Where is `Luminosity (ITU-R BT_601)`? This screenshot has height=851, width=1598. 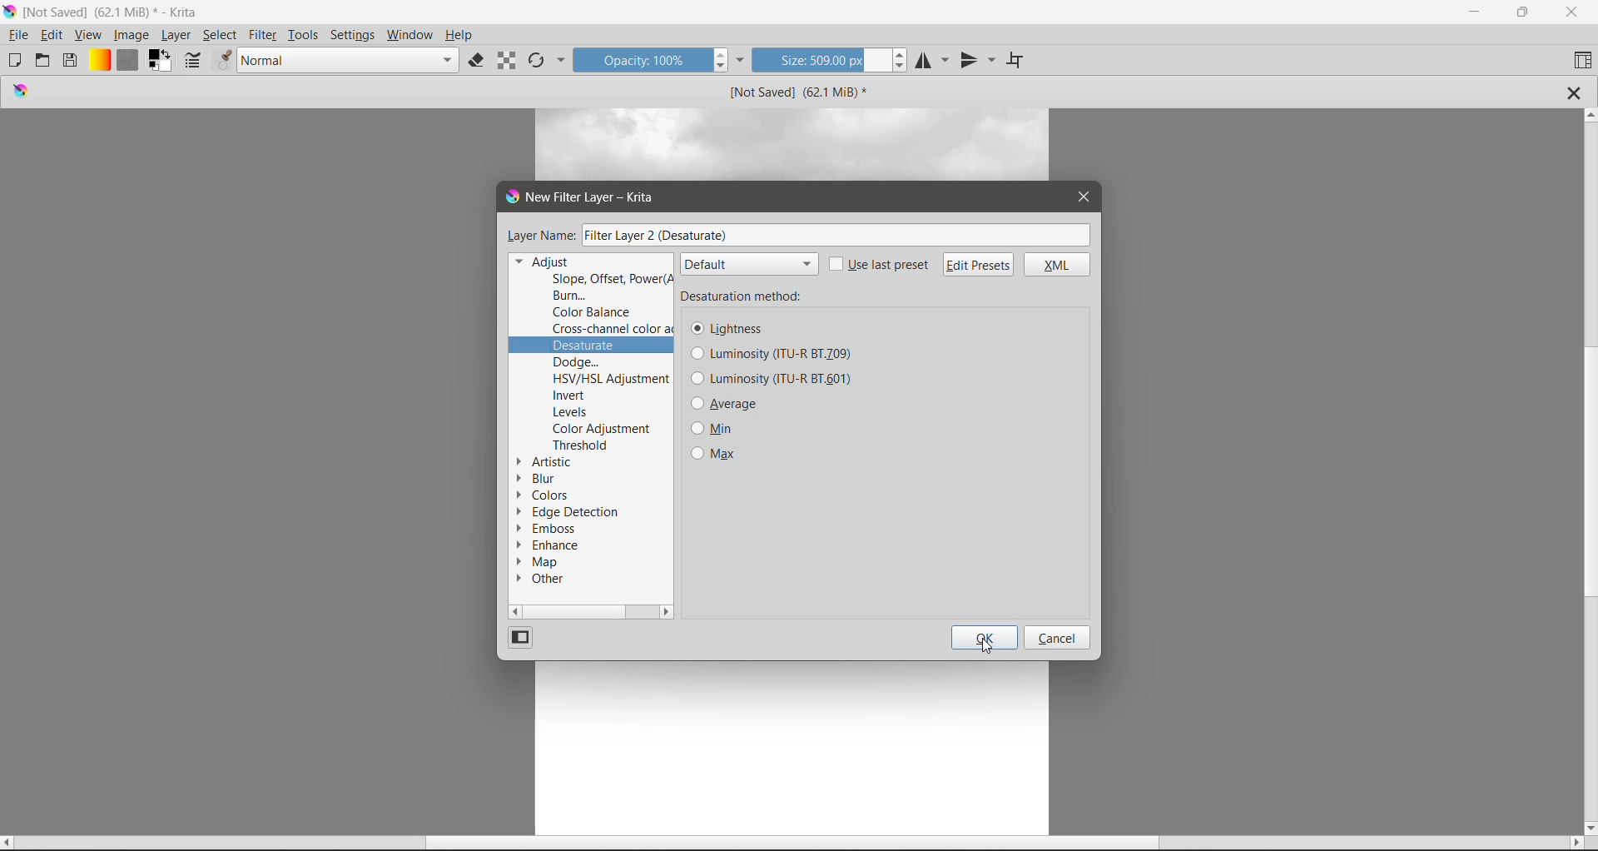 Luminosity (ITU-R BT_601) is located at coordinates (773, 379).